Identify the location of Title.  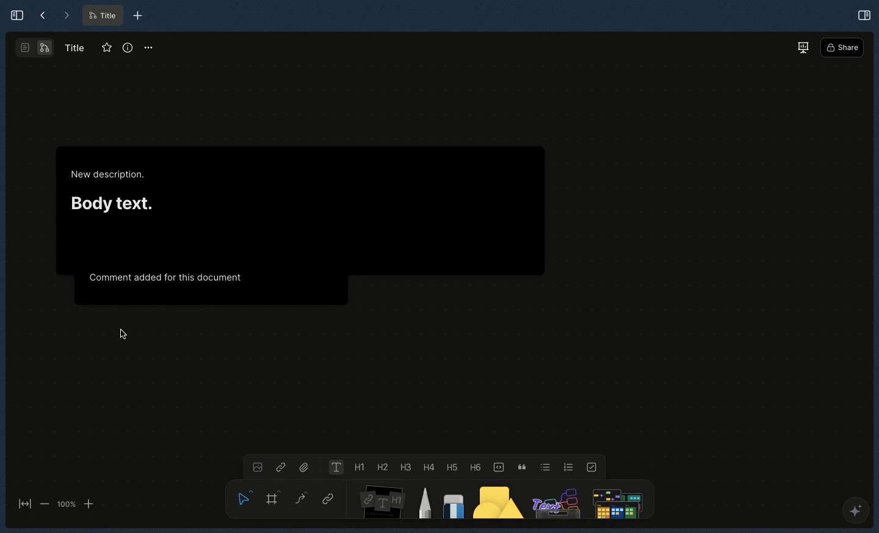
(73, 47).